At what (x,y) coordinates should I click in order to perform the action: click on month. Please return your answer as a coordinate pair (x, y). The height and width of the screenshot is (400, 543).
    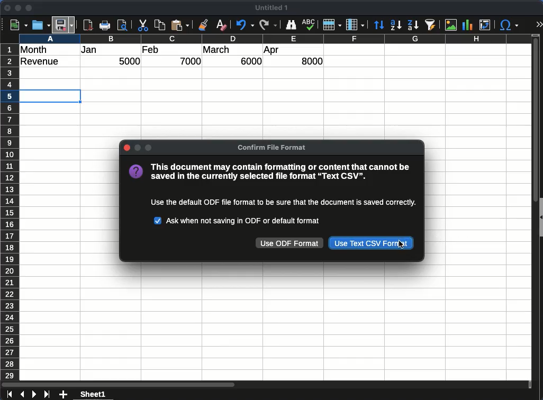
    Looking at the image, I should click on (36, 49).